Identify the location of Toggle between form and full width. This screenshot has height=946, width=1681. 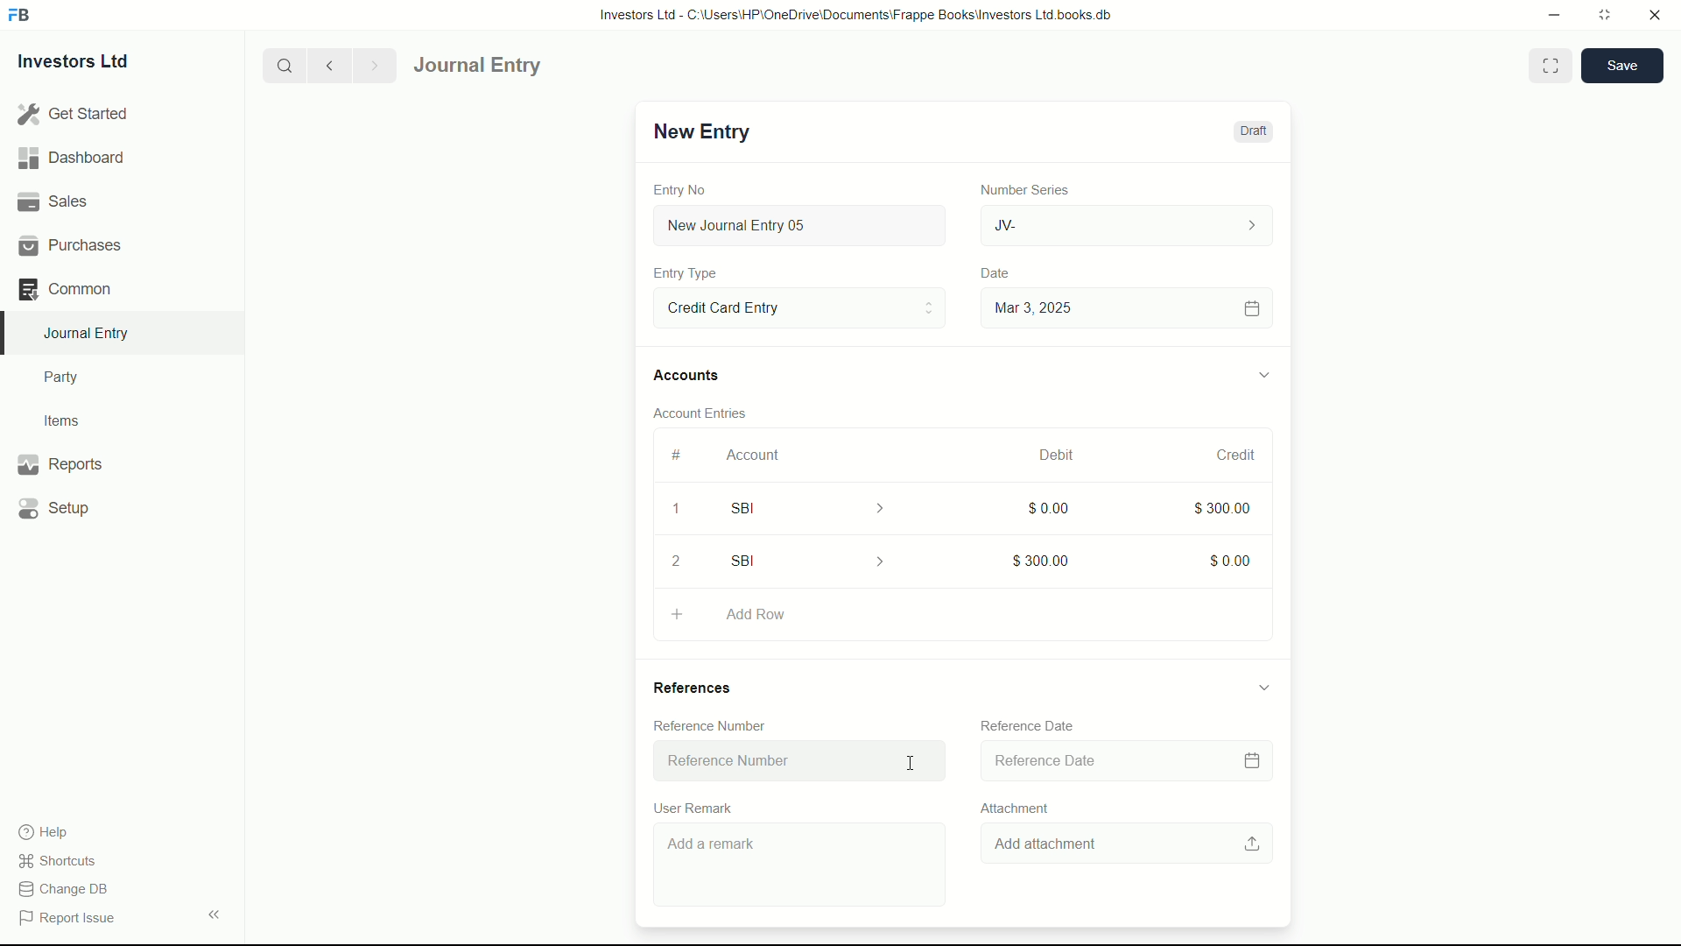
(1551, 66).